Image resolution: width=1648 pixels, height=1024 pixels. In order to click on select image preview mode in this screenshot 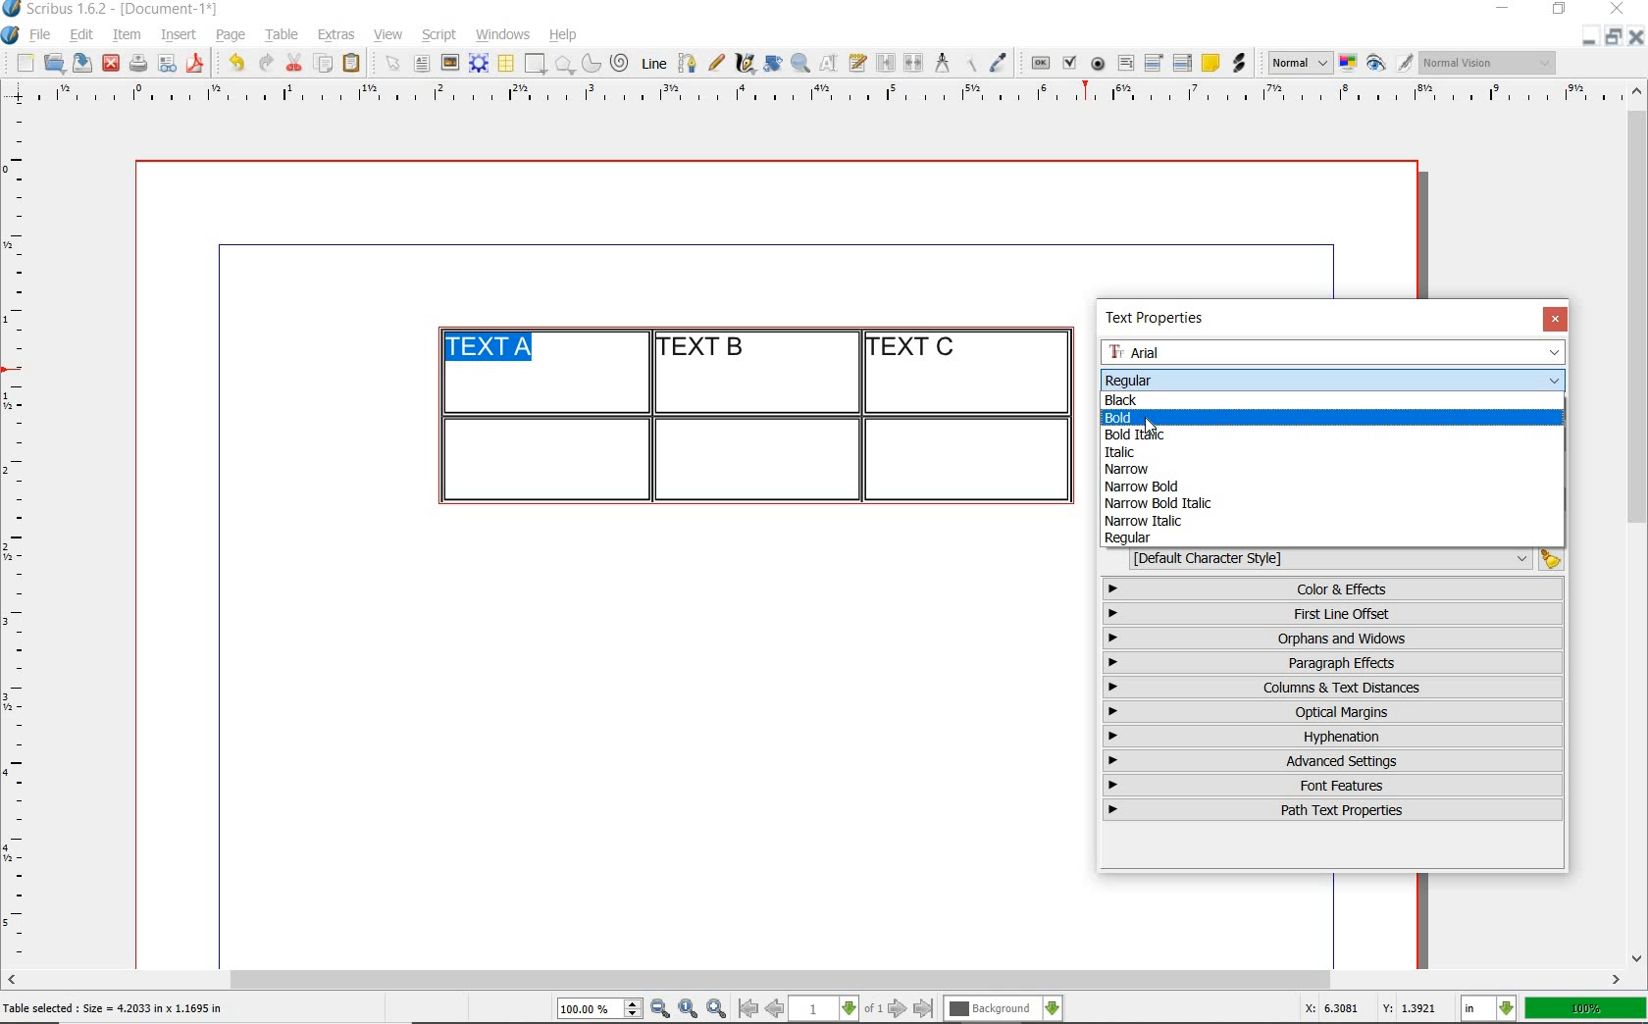, I will do `click(1299, 64)`.